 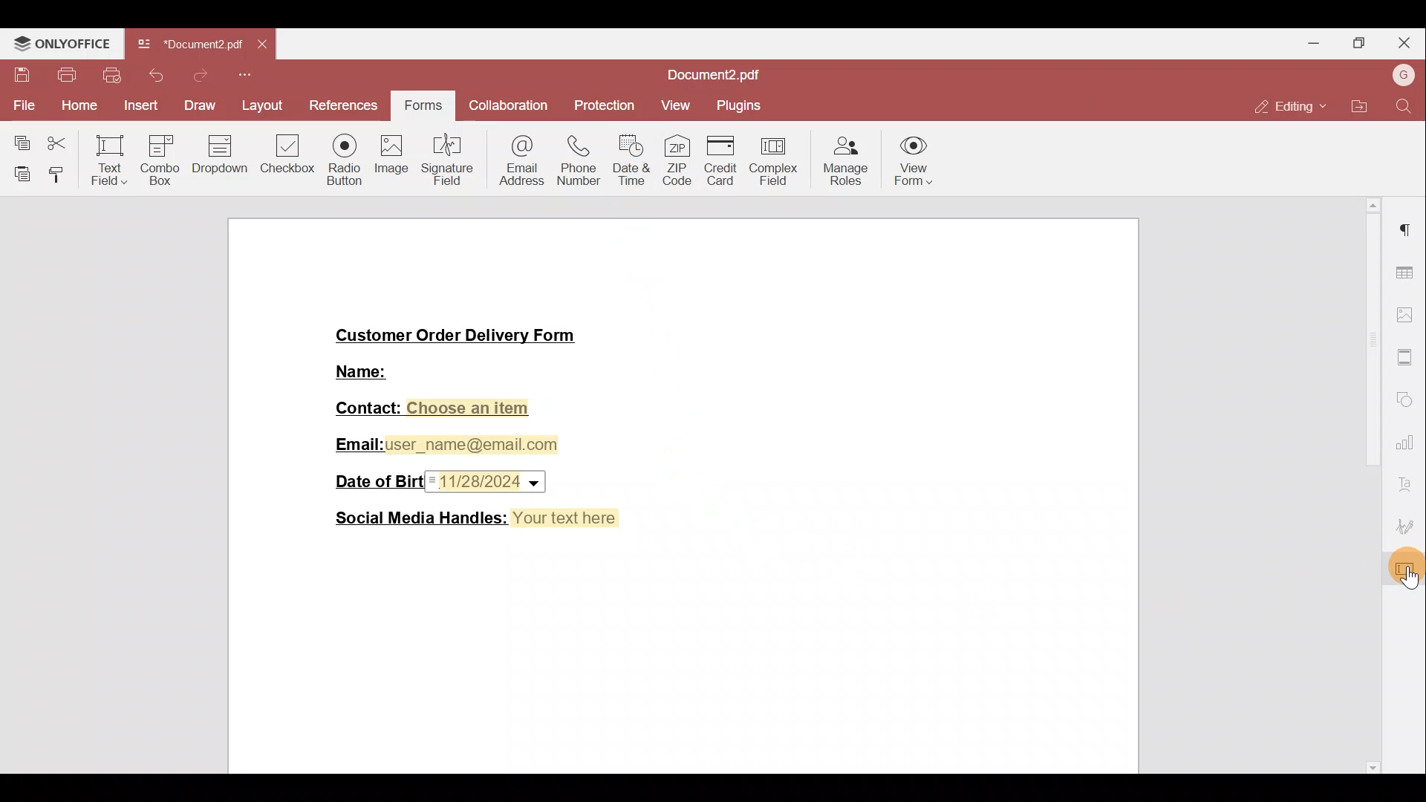 What do you see at coordinates (18, 170) in the screenshot?
I see `Paste` at bounding box center [18, 170].